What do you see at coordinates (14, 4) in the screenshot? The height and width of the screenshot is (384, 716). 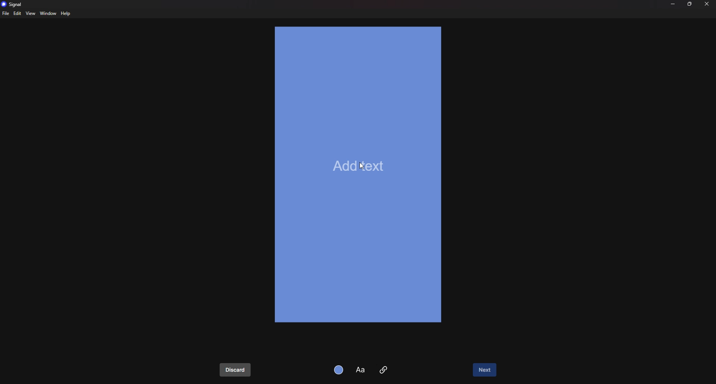 I see `signal` at bounding box center [14, 4].